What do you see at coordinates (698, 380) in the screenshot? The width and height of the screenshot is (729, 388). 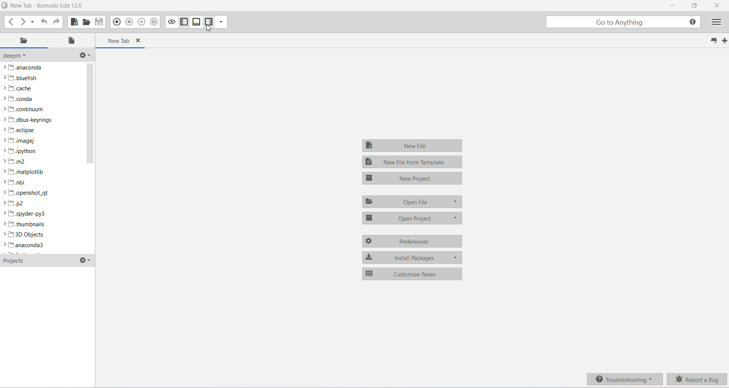 I see `report a bug` at bounding box center [698, 380].